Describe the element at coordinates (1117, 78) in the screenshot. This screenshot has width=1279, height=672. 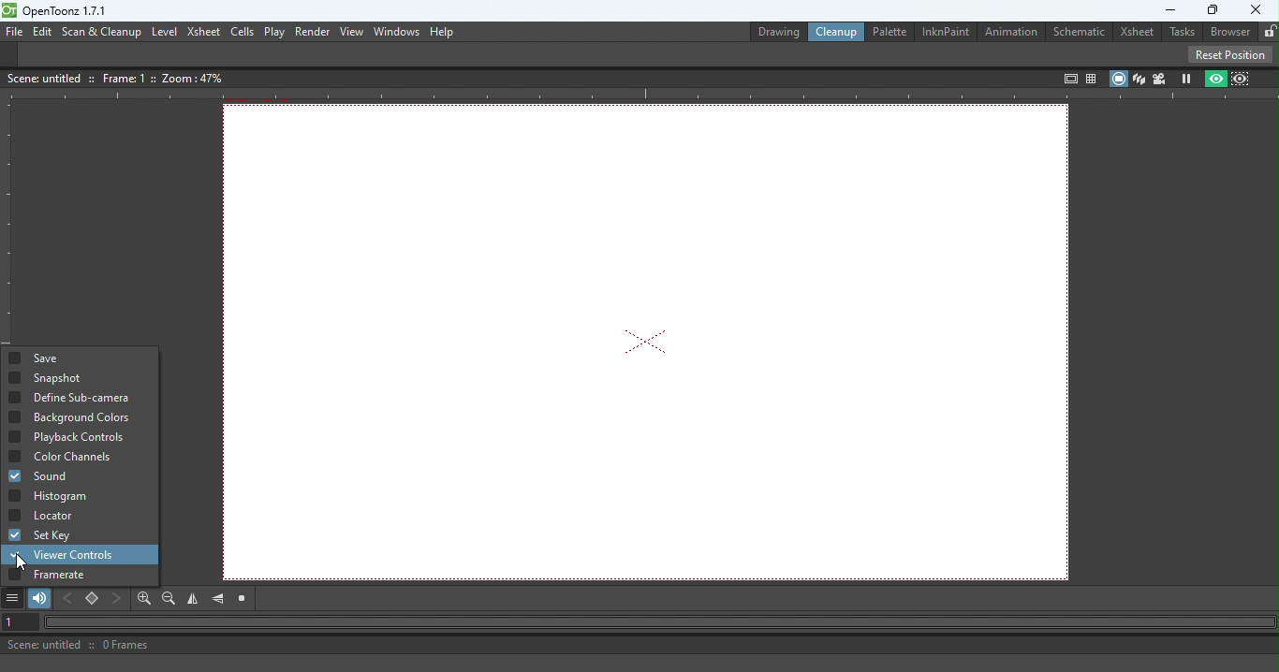
I see `Camera stand view` at that location.